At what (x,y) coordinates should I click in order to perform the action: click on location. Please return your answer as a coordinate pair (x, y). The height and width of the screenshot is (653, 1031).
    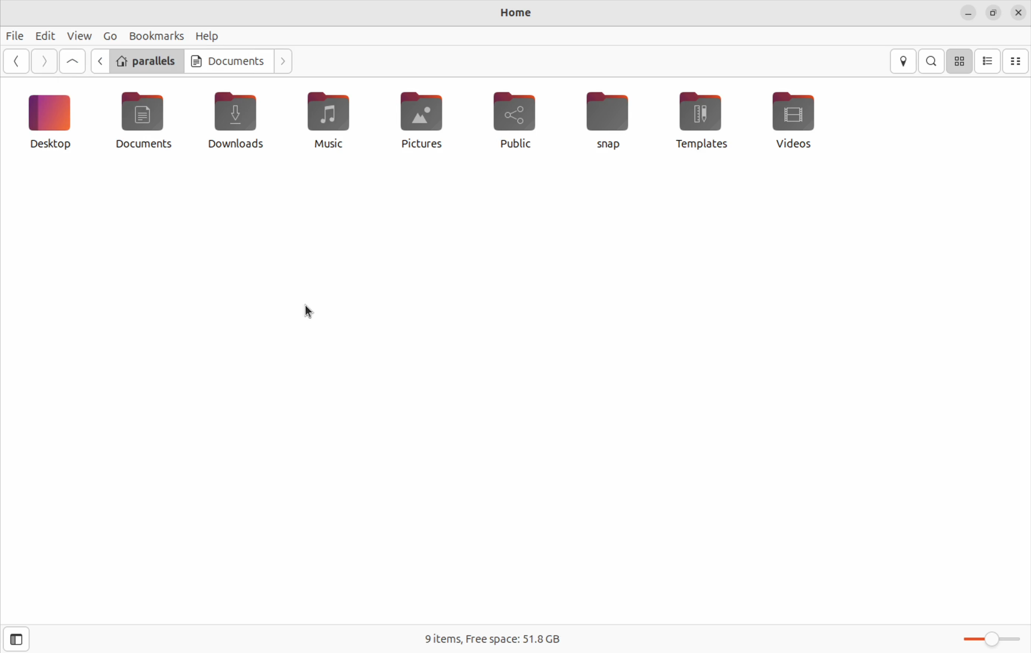
    Looking at the image, I should click on (900, 62).